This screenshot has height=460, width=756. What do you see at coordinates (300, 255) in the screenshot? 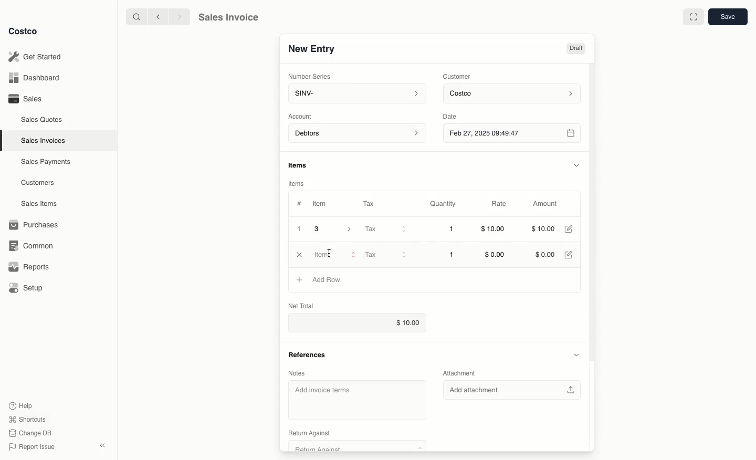
I see `Close` at bounding box center [300, 255].